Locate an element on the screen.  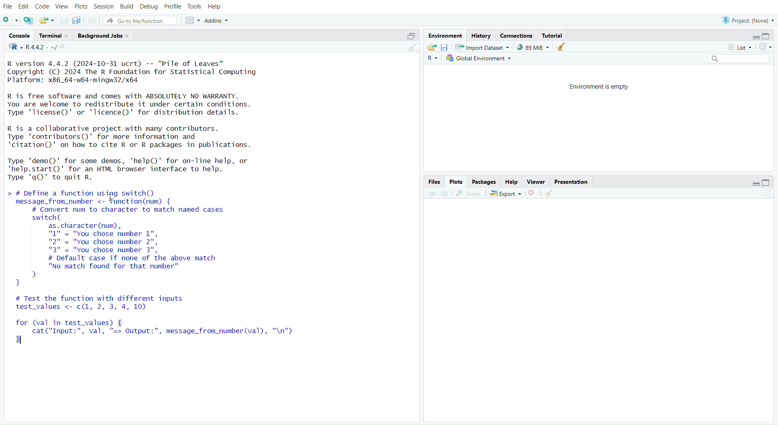
R is located at coordinates (435, 58).